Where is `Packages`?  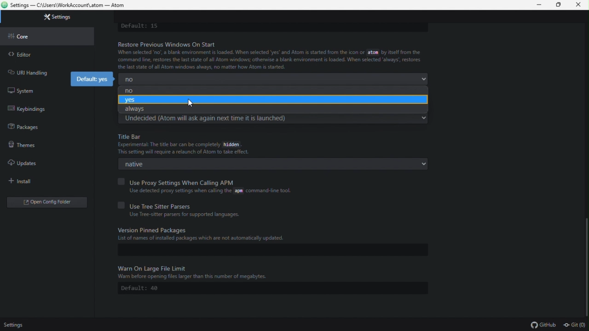
Packages is located at coordinates (24, 129).